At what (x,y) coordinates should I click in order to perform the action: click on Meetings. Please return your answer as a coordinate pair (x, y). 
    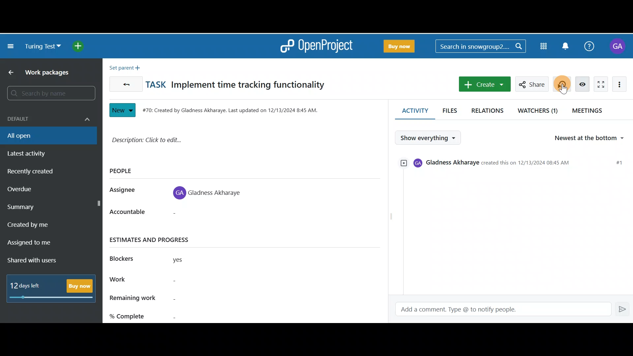
    Looking at the image, I should click on (589, 110).